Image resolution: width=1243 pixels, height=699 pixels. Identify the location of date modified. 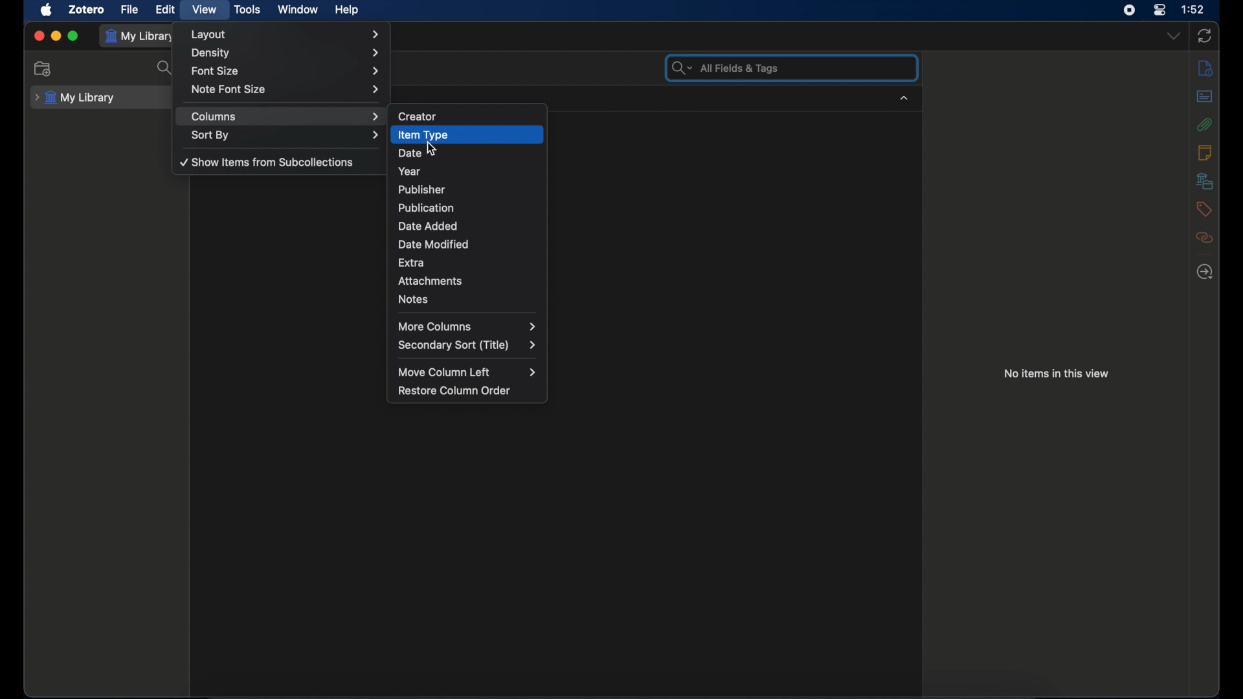
(435, 244).